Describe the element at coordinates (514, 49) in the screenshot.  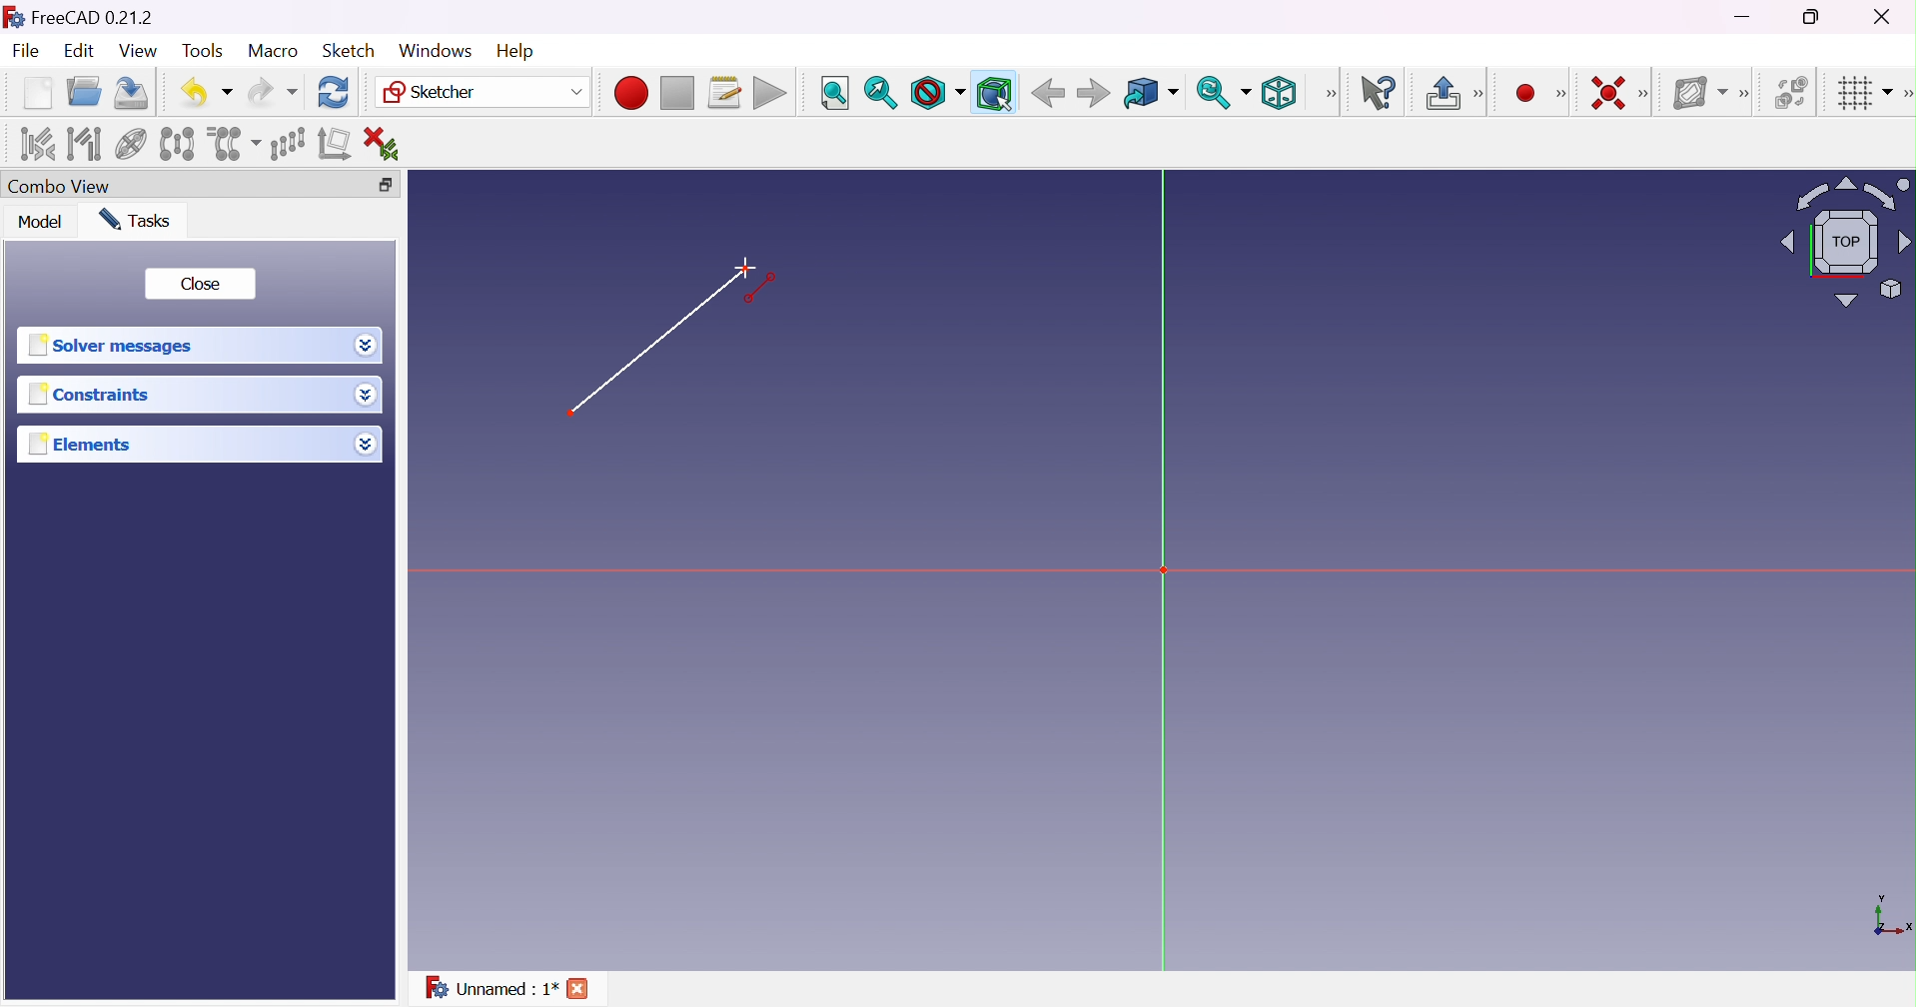
I see `Help` at that location.